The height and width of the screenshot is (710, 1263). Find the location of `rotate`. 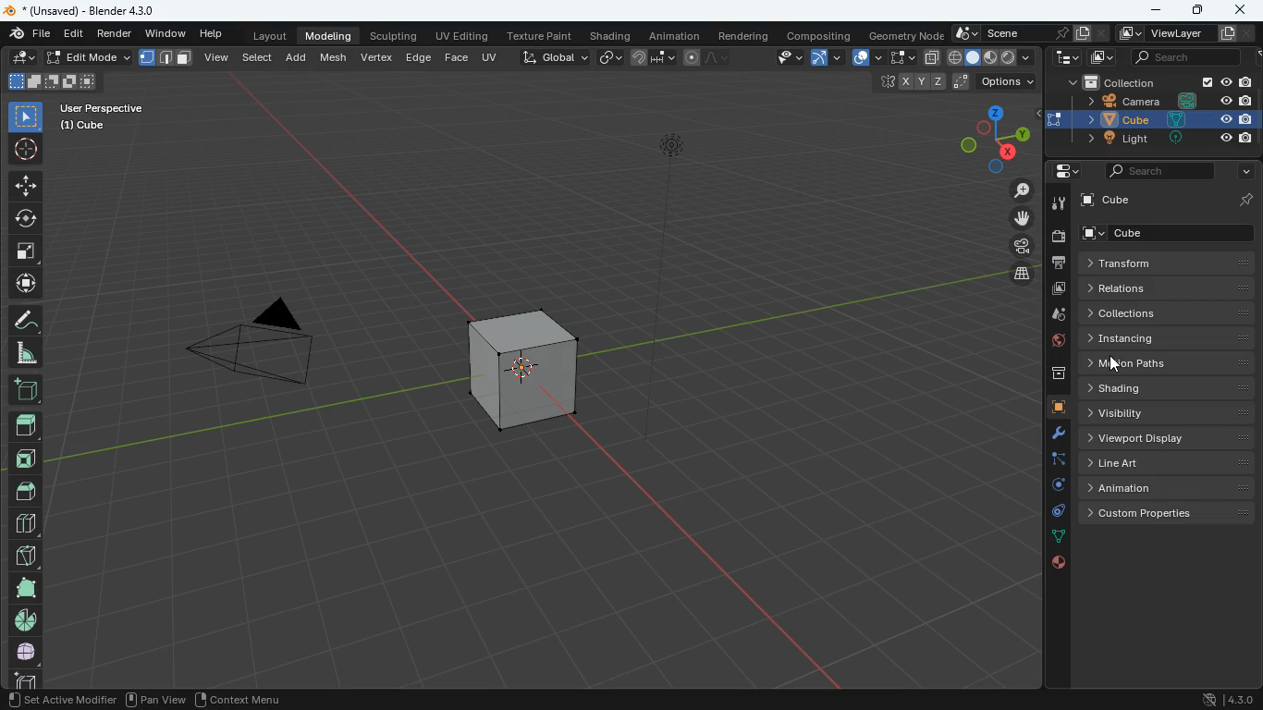

rotate is located at coordinates (26, 216).